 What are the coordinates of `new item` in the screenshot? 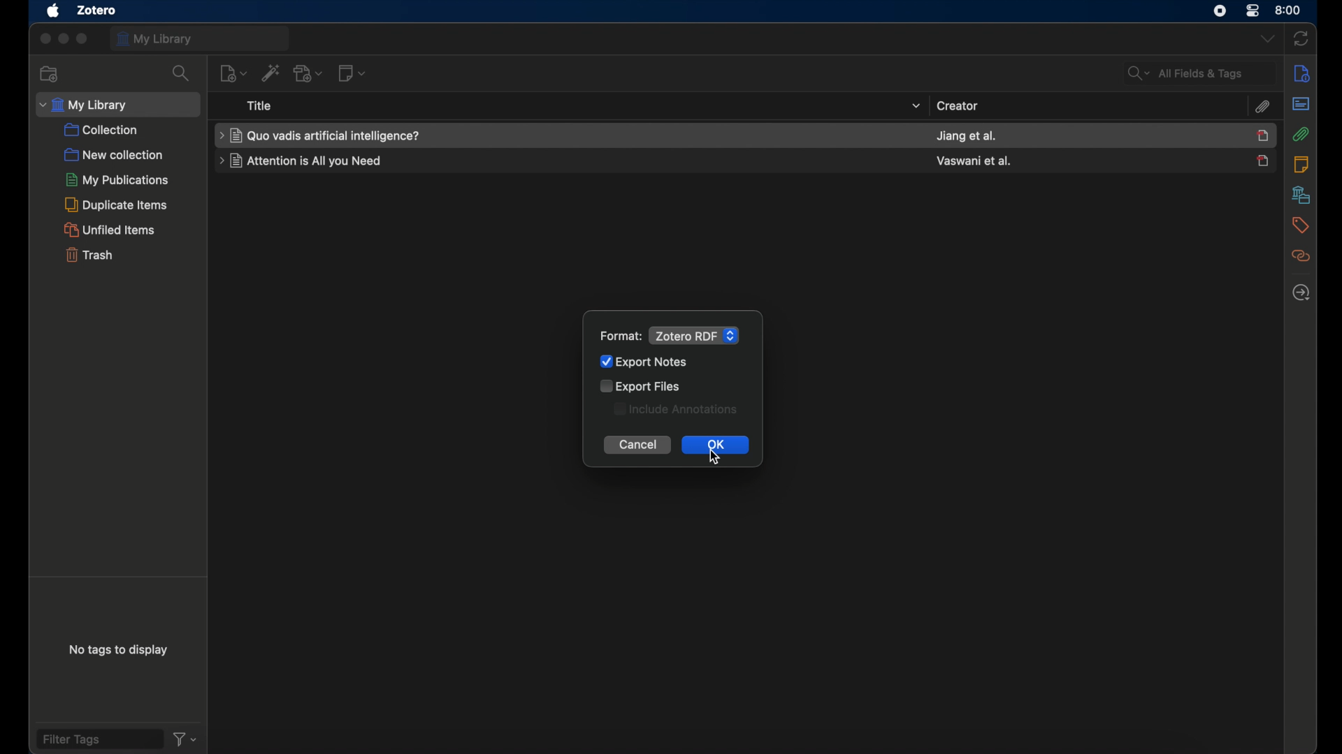 It's located at (233, 73).